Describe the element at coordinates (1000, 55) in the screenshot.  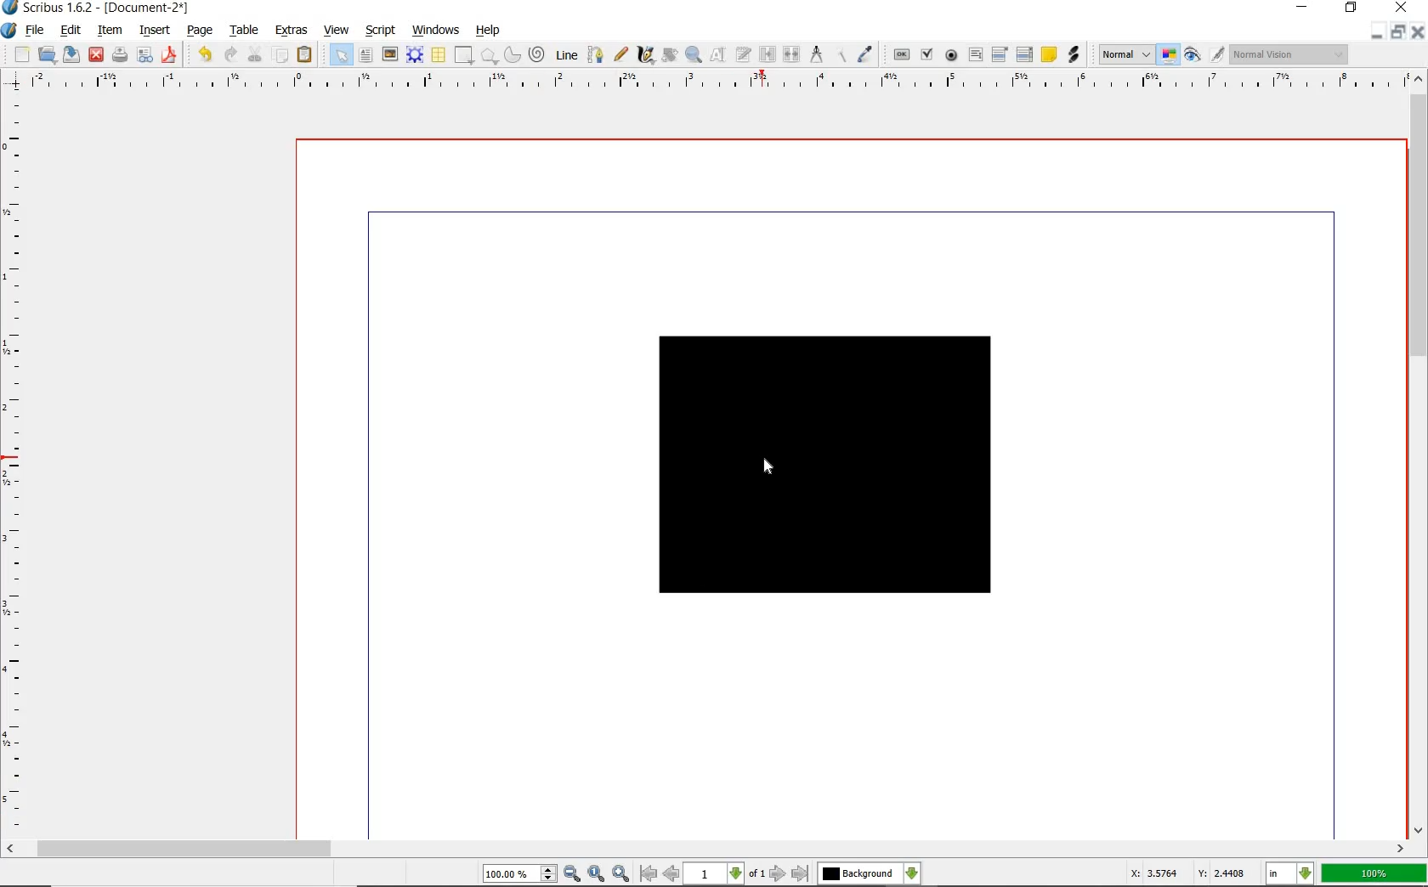
I see `pdf combo box` at that location.